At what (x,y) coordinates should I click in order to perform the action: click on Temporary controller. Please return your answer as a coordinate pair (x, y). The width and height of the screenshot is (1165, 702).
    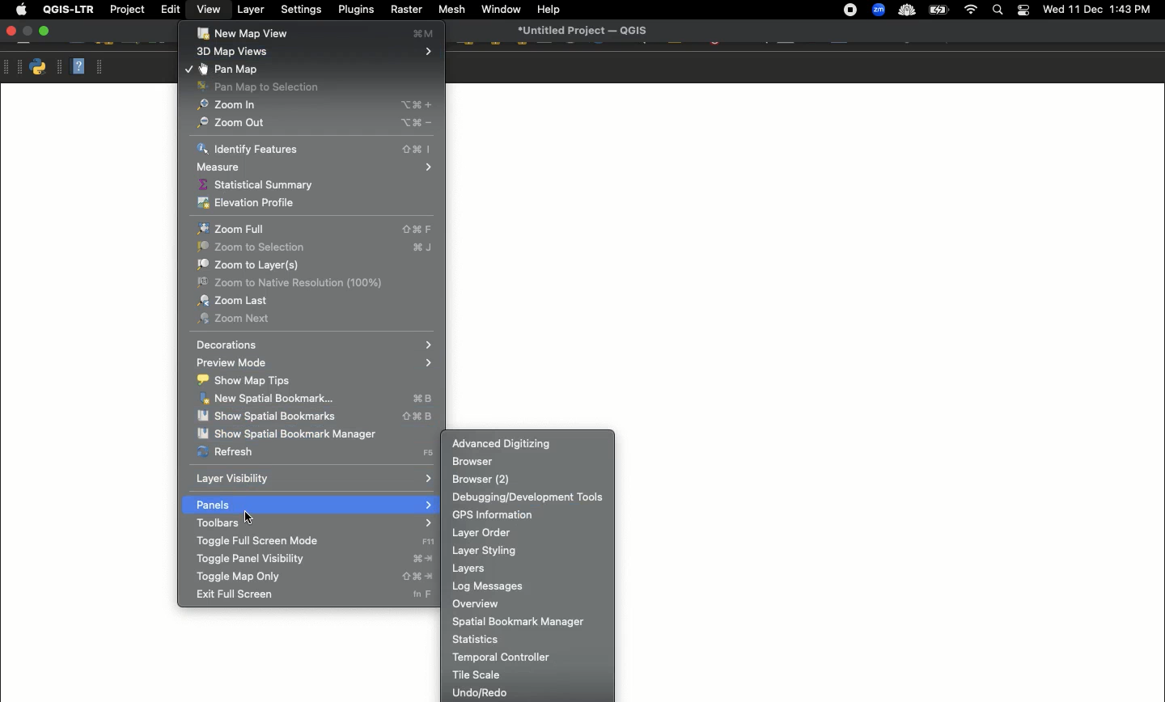
    Looking at the image, I should click on (524, 655).